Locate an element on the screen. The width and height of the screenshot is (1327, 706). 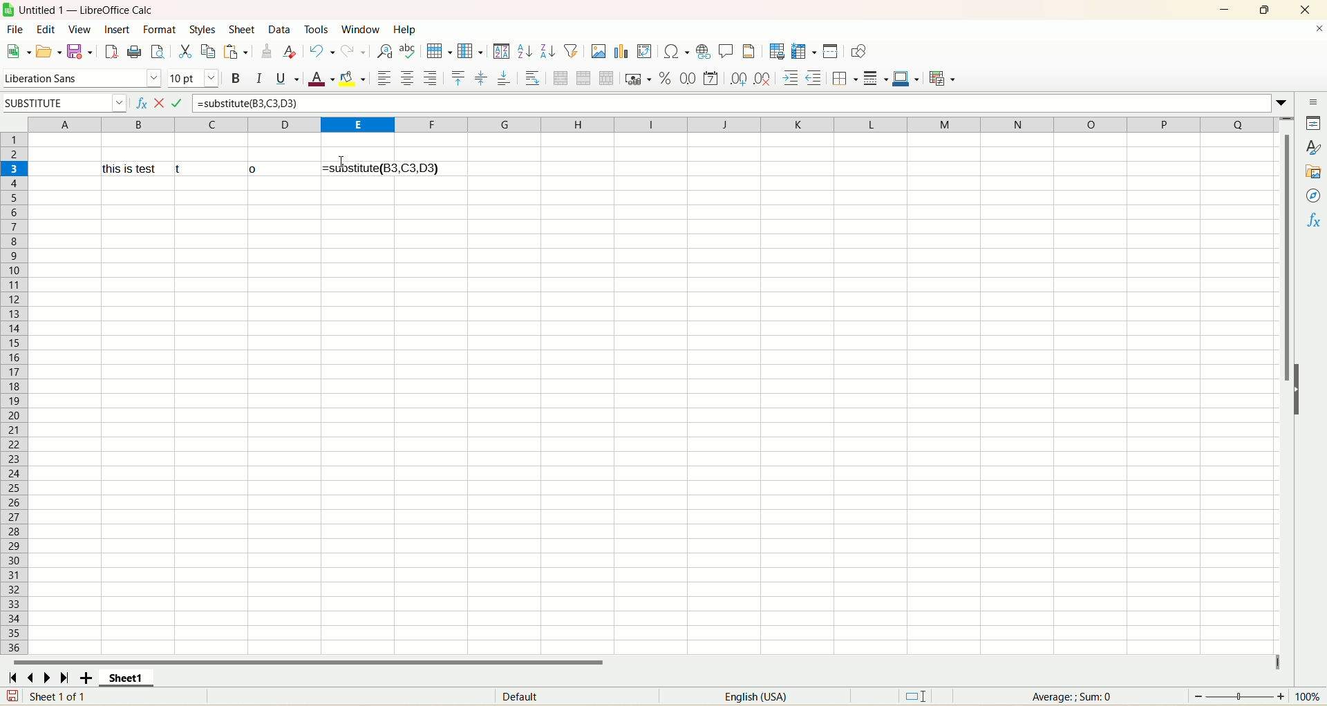
default is located at coordinates (534, 695).